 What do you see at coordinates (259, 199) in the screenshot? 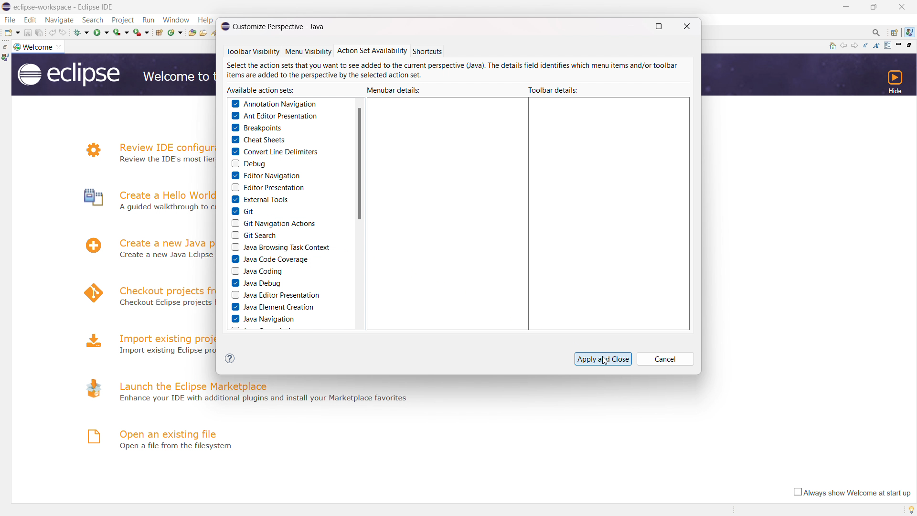
I see `external tools` at bounding box center [259, 199].